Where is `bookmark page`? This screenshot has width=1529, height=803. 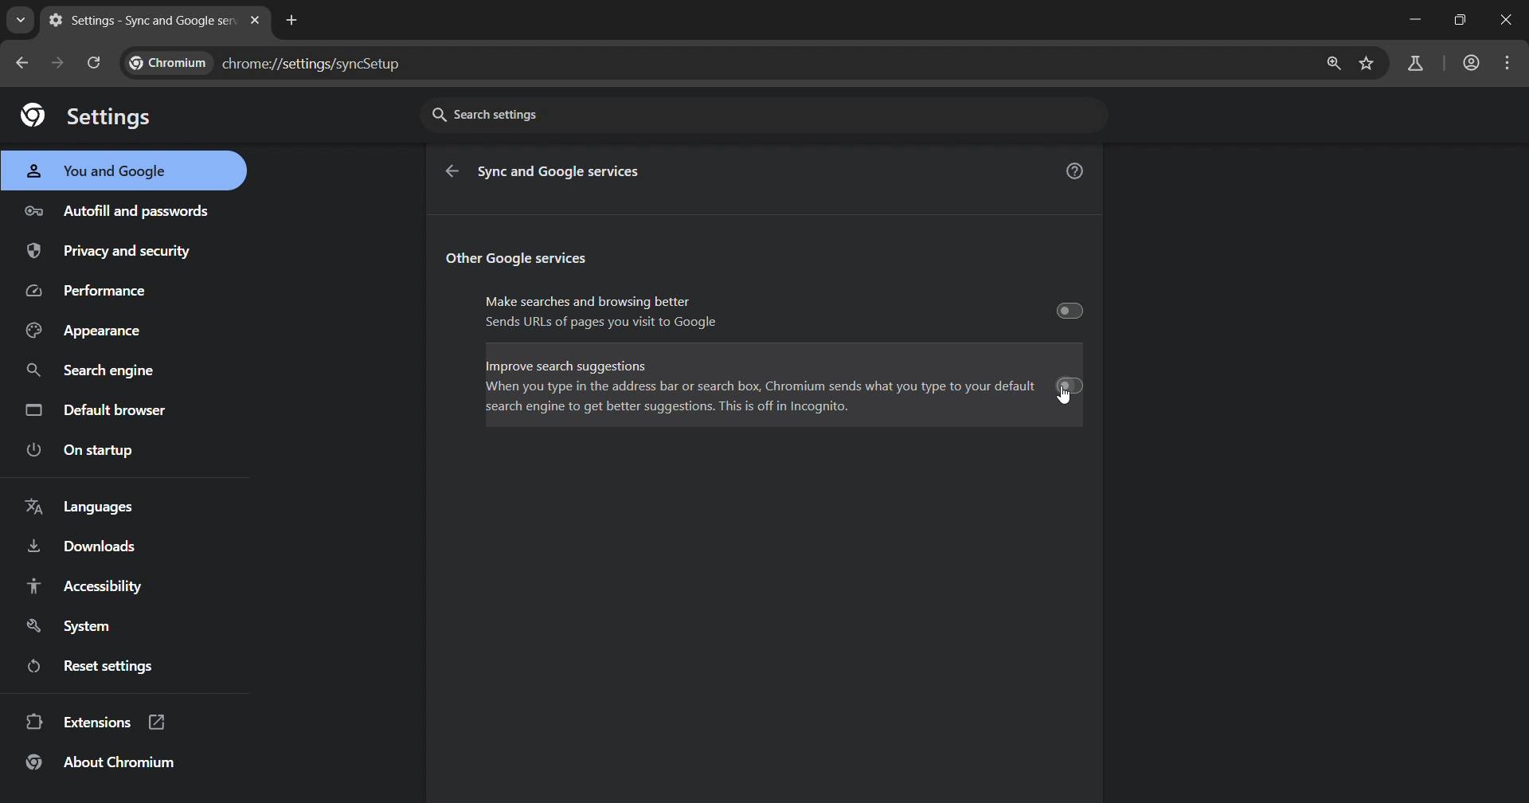 bookmark page is located at coordinates (1367, 63).